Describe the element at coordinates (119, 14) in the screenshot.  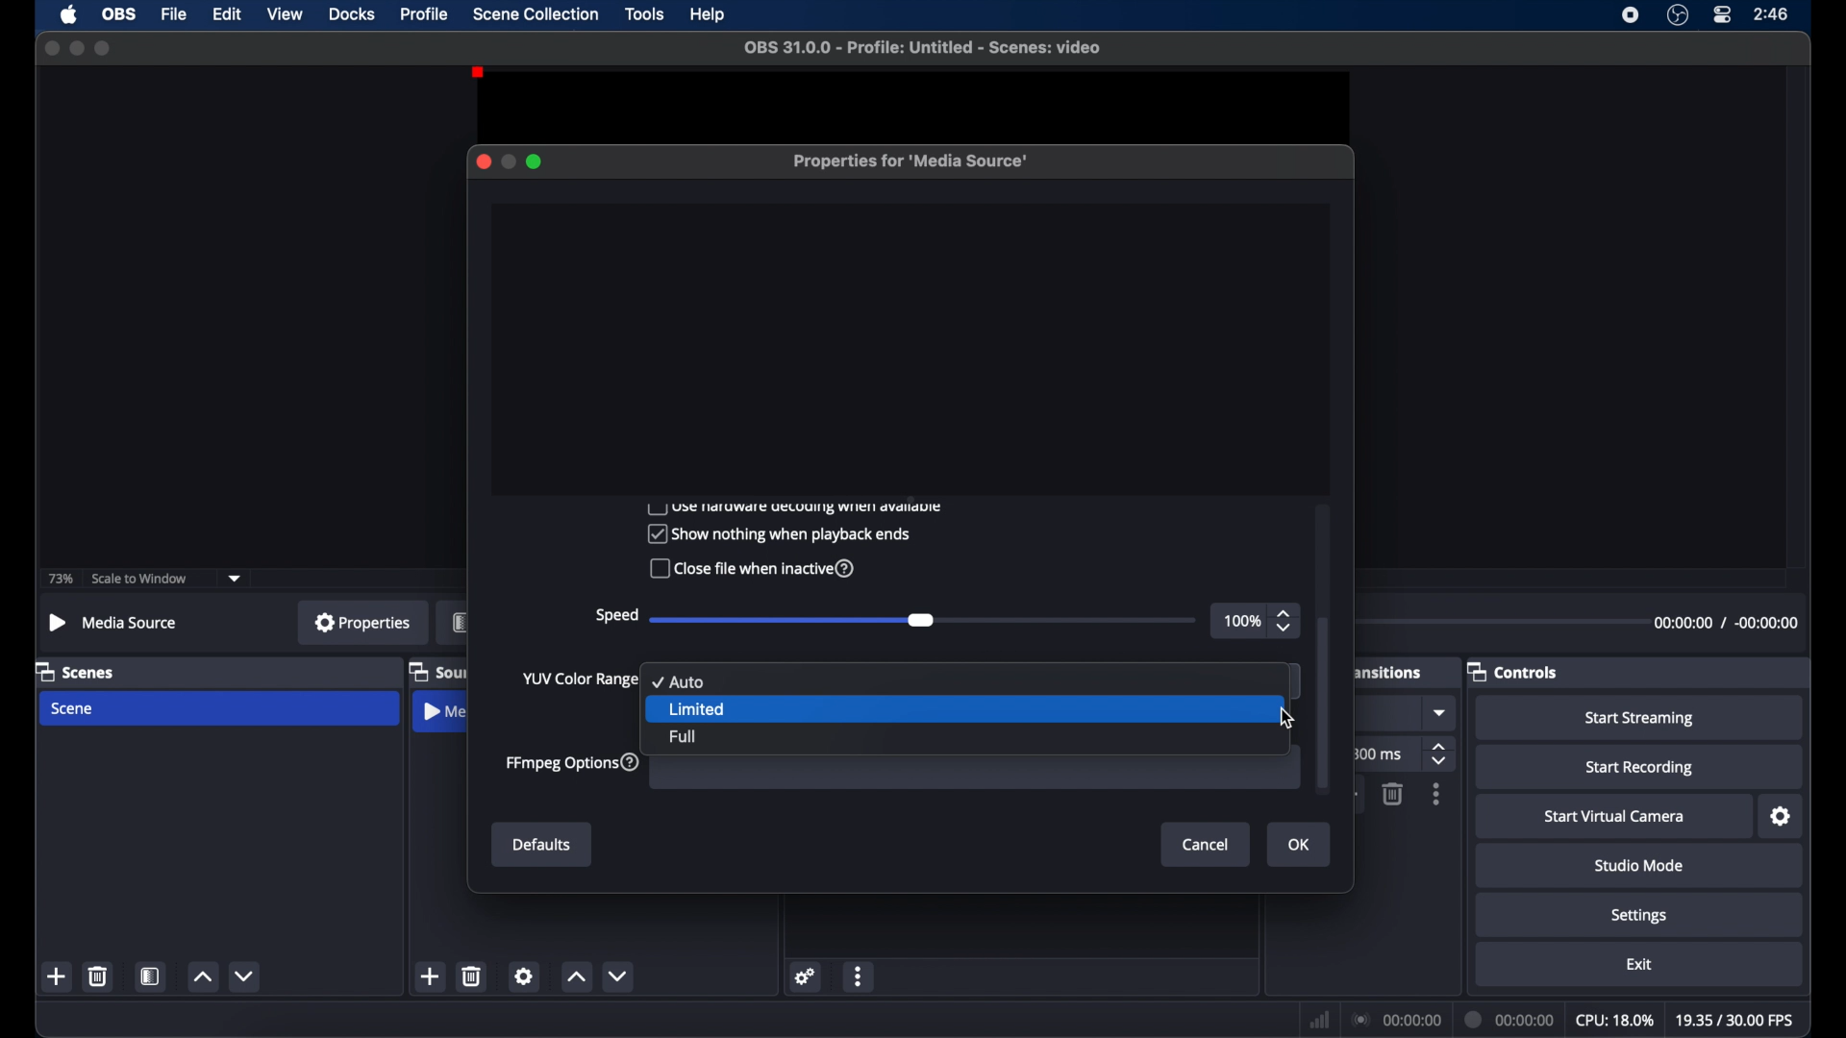
I see `obs` at that location.